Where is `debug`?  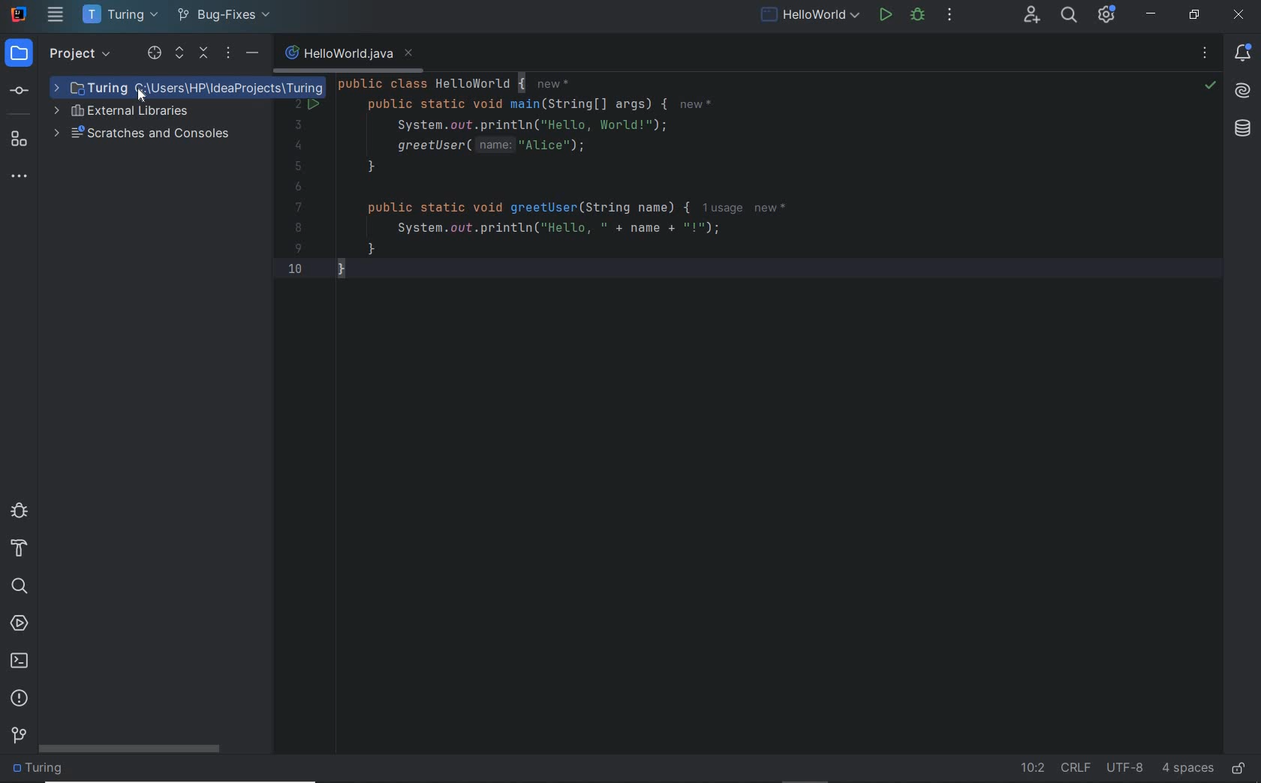
debug is located at coordinates (19, 511).